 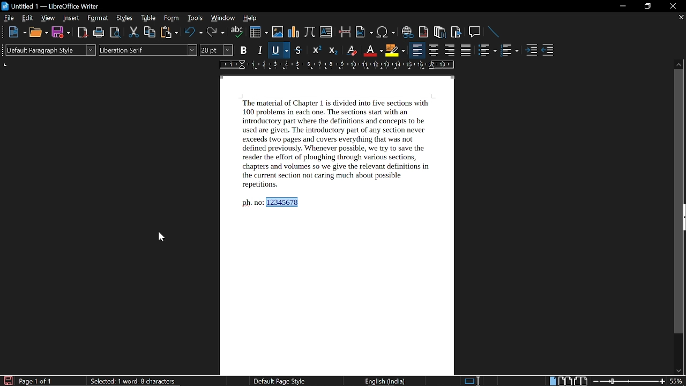 What do you see at coordinates (552, 381) in the screenshot?
I see `single page view` at bounding box center [552, 381].